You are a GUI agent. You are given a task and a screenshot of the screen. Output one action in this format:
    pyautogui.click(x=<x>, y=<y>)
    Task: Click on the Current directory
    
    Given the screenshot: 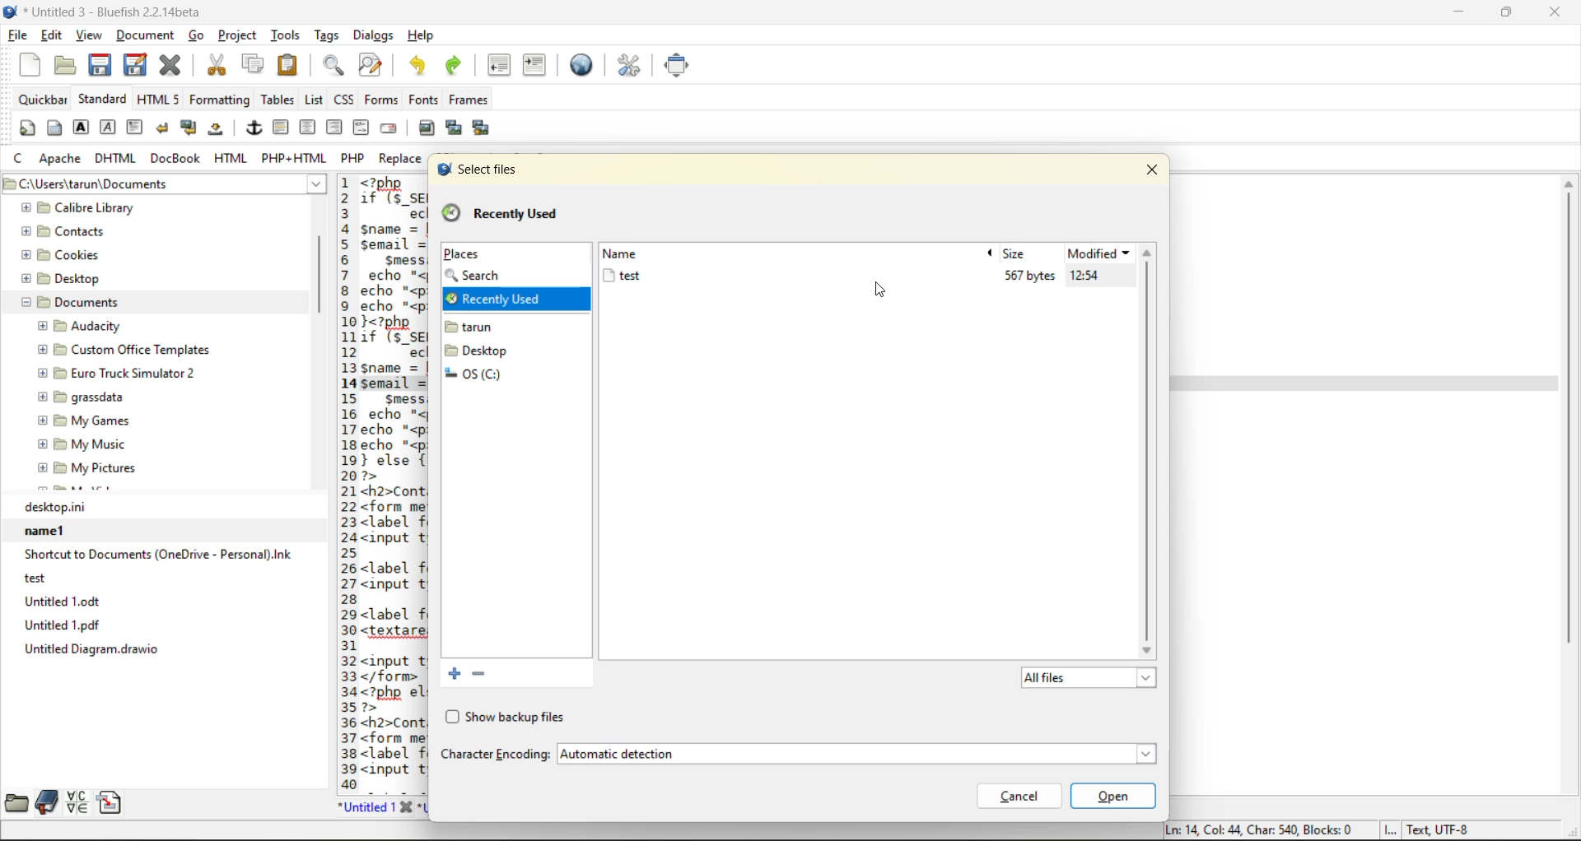 What is the action you would take?
    pyautogui.click(x=225, y=184)
    